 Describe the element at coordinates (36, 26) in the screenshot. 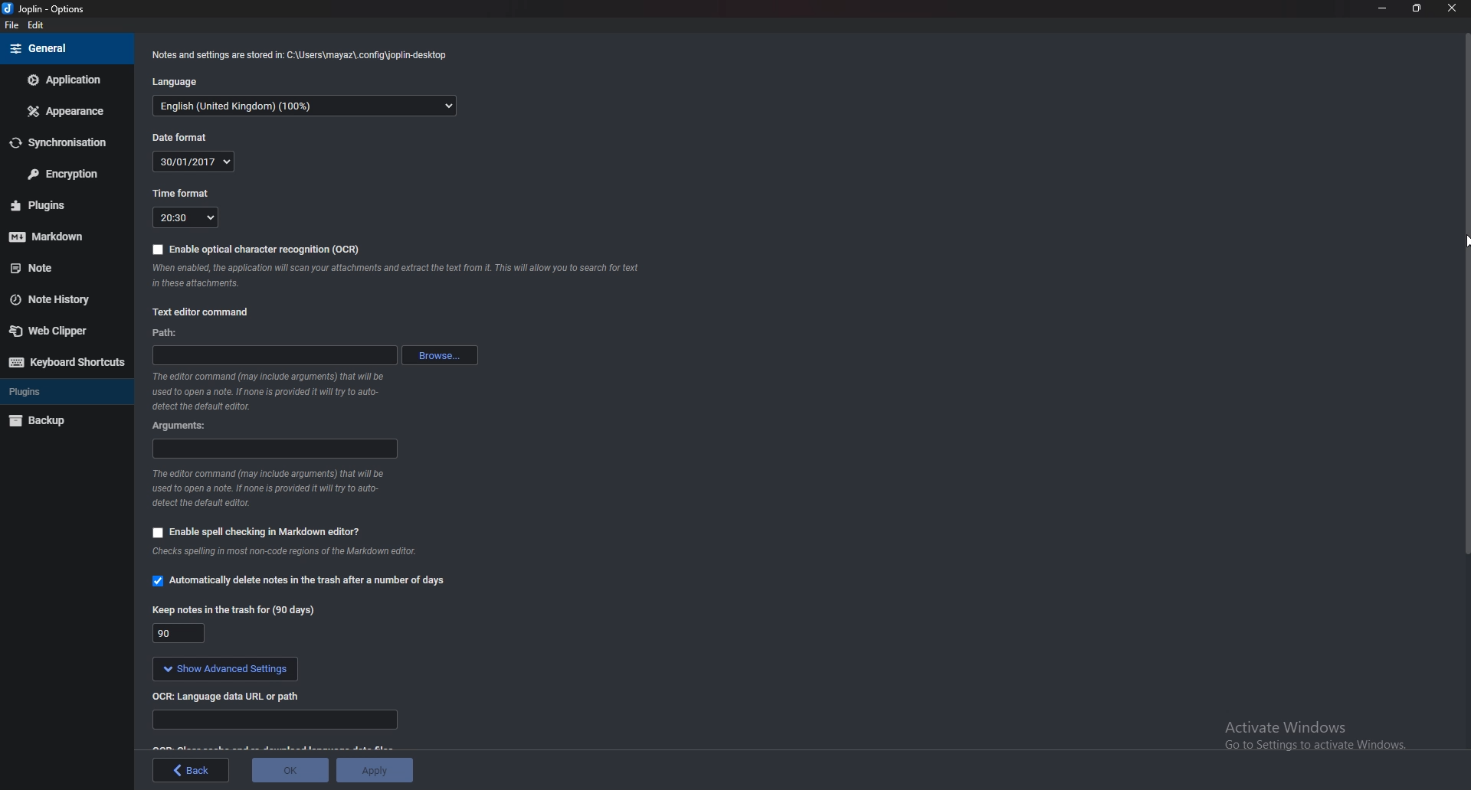

I see `edit` at that location.